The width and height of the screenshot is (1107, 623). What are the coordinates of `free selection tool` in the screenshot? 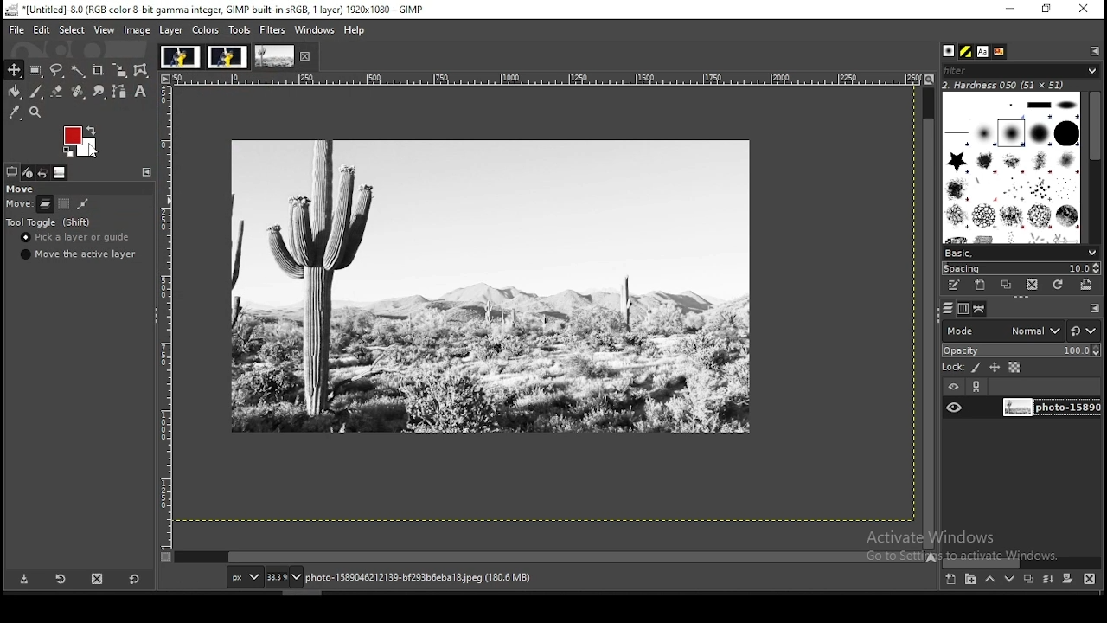 It's located at (56, 70).